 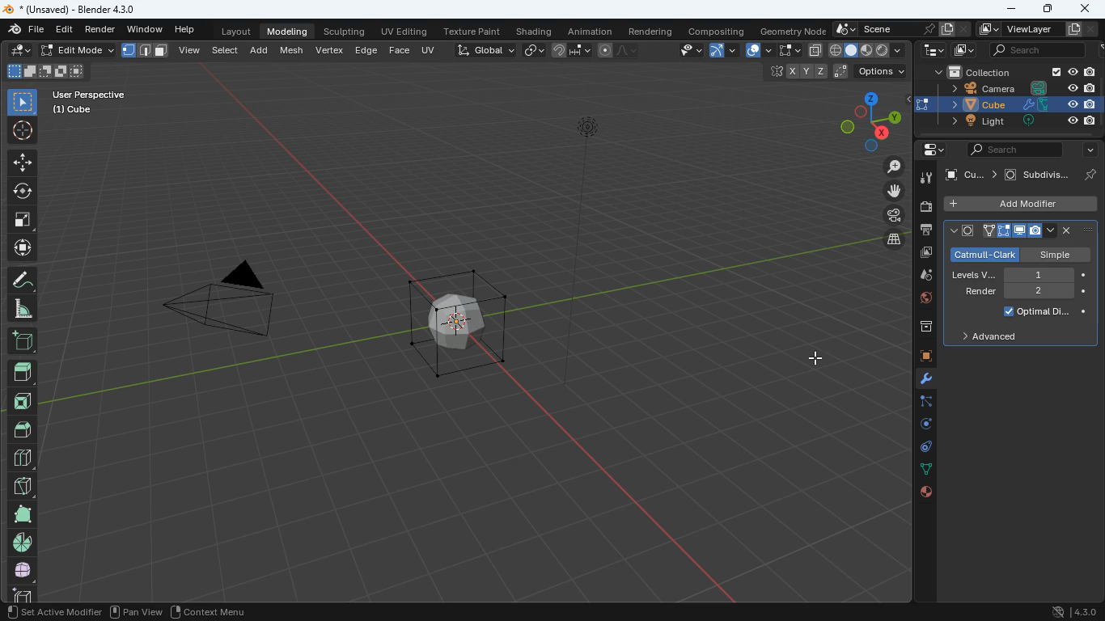 What do you see at coordinates (1011, 89) in the screenshot?
I see `camera` at bounding box center [1011, 89].